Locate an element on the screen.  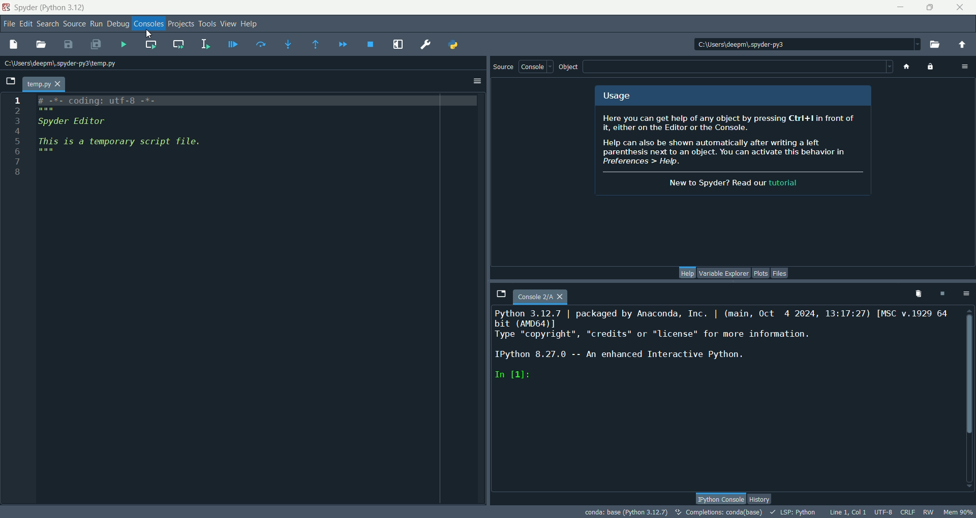
location is located at coordinates (60, 63).